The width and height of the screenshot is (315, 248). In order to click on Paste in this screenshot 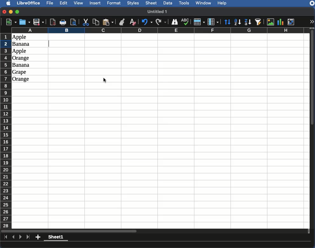, I will do `click(109, 22)`.